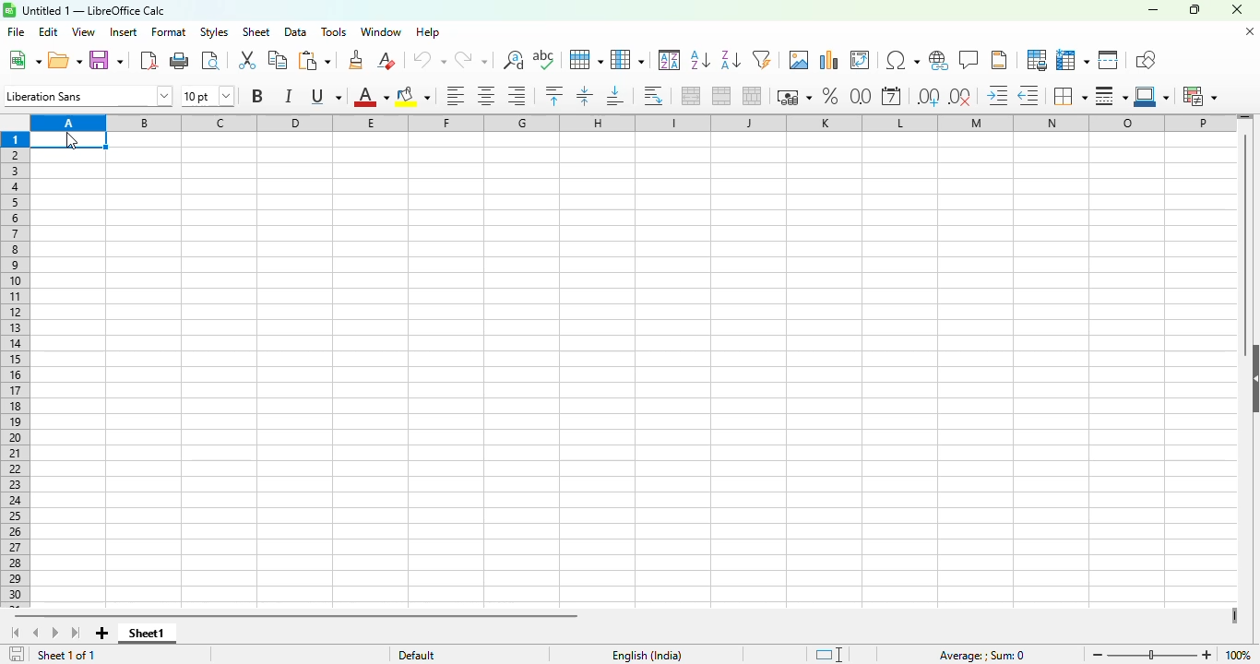 This screenshot has height=664, width=1260. What do you see at coordinates (1236, 9) in the screenshot?
I see `close` at bounding box center [1236, 9].